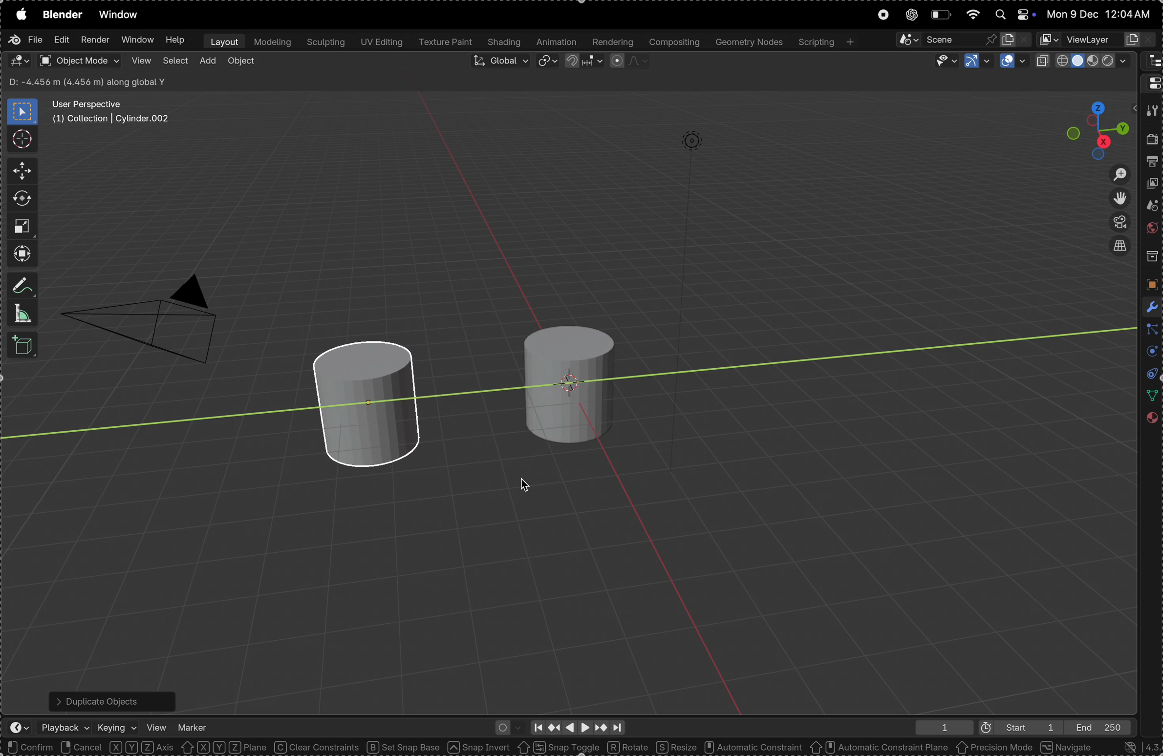 This screenshot has width=1163, height=756. I want to click on resize, so click(676, 747).